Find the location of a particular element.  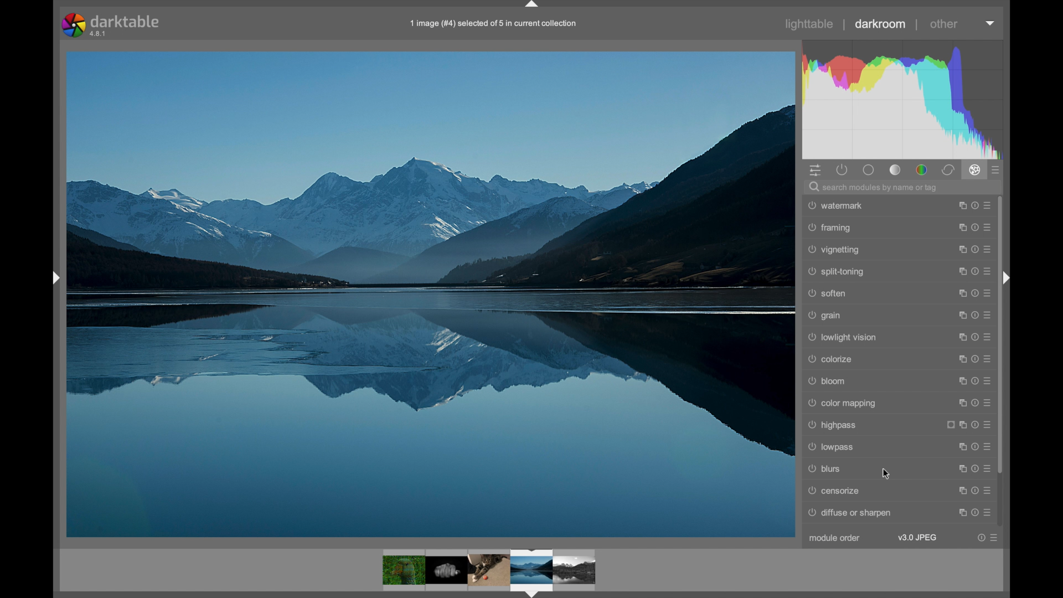

show quick access  panel is located at coordinates (815, 169).